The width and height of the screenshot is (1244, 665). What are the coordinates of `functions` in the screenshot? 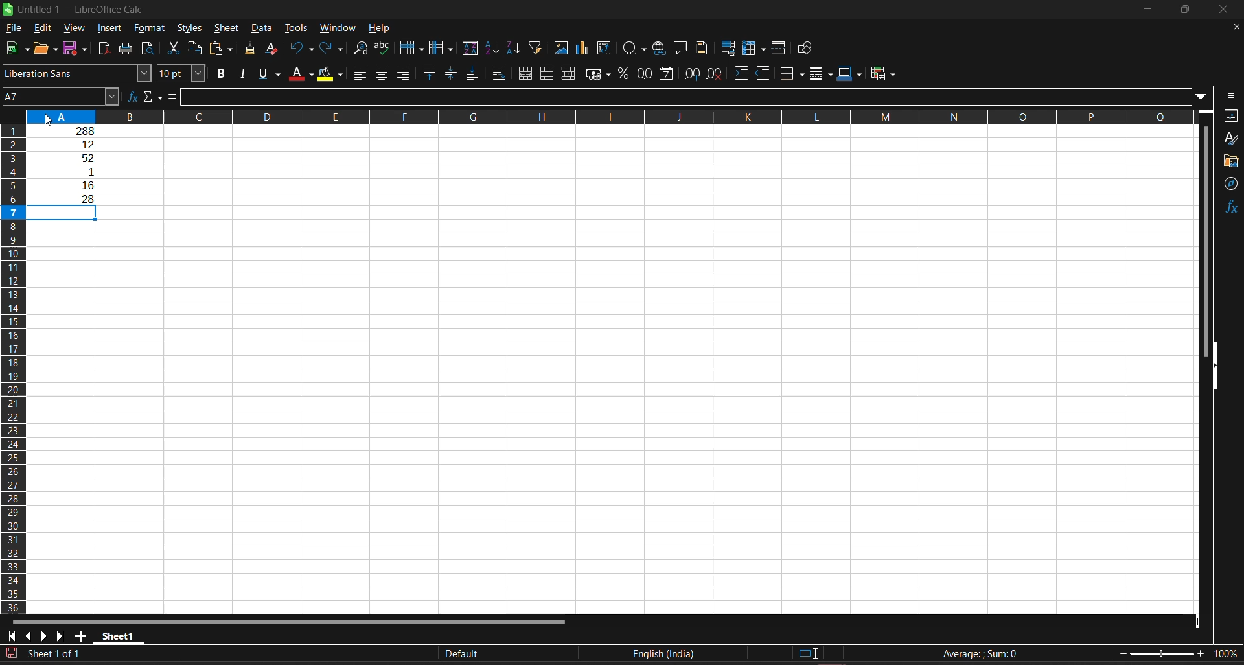 It's located at (1232, 208).